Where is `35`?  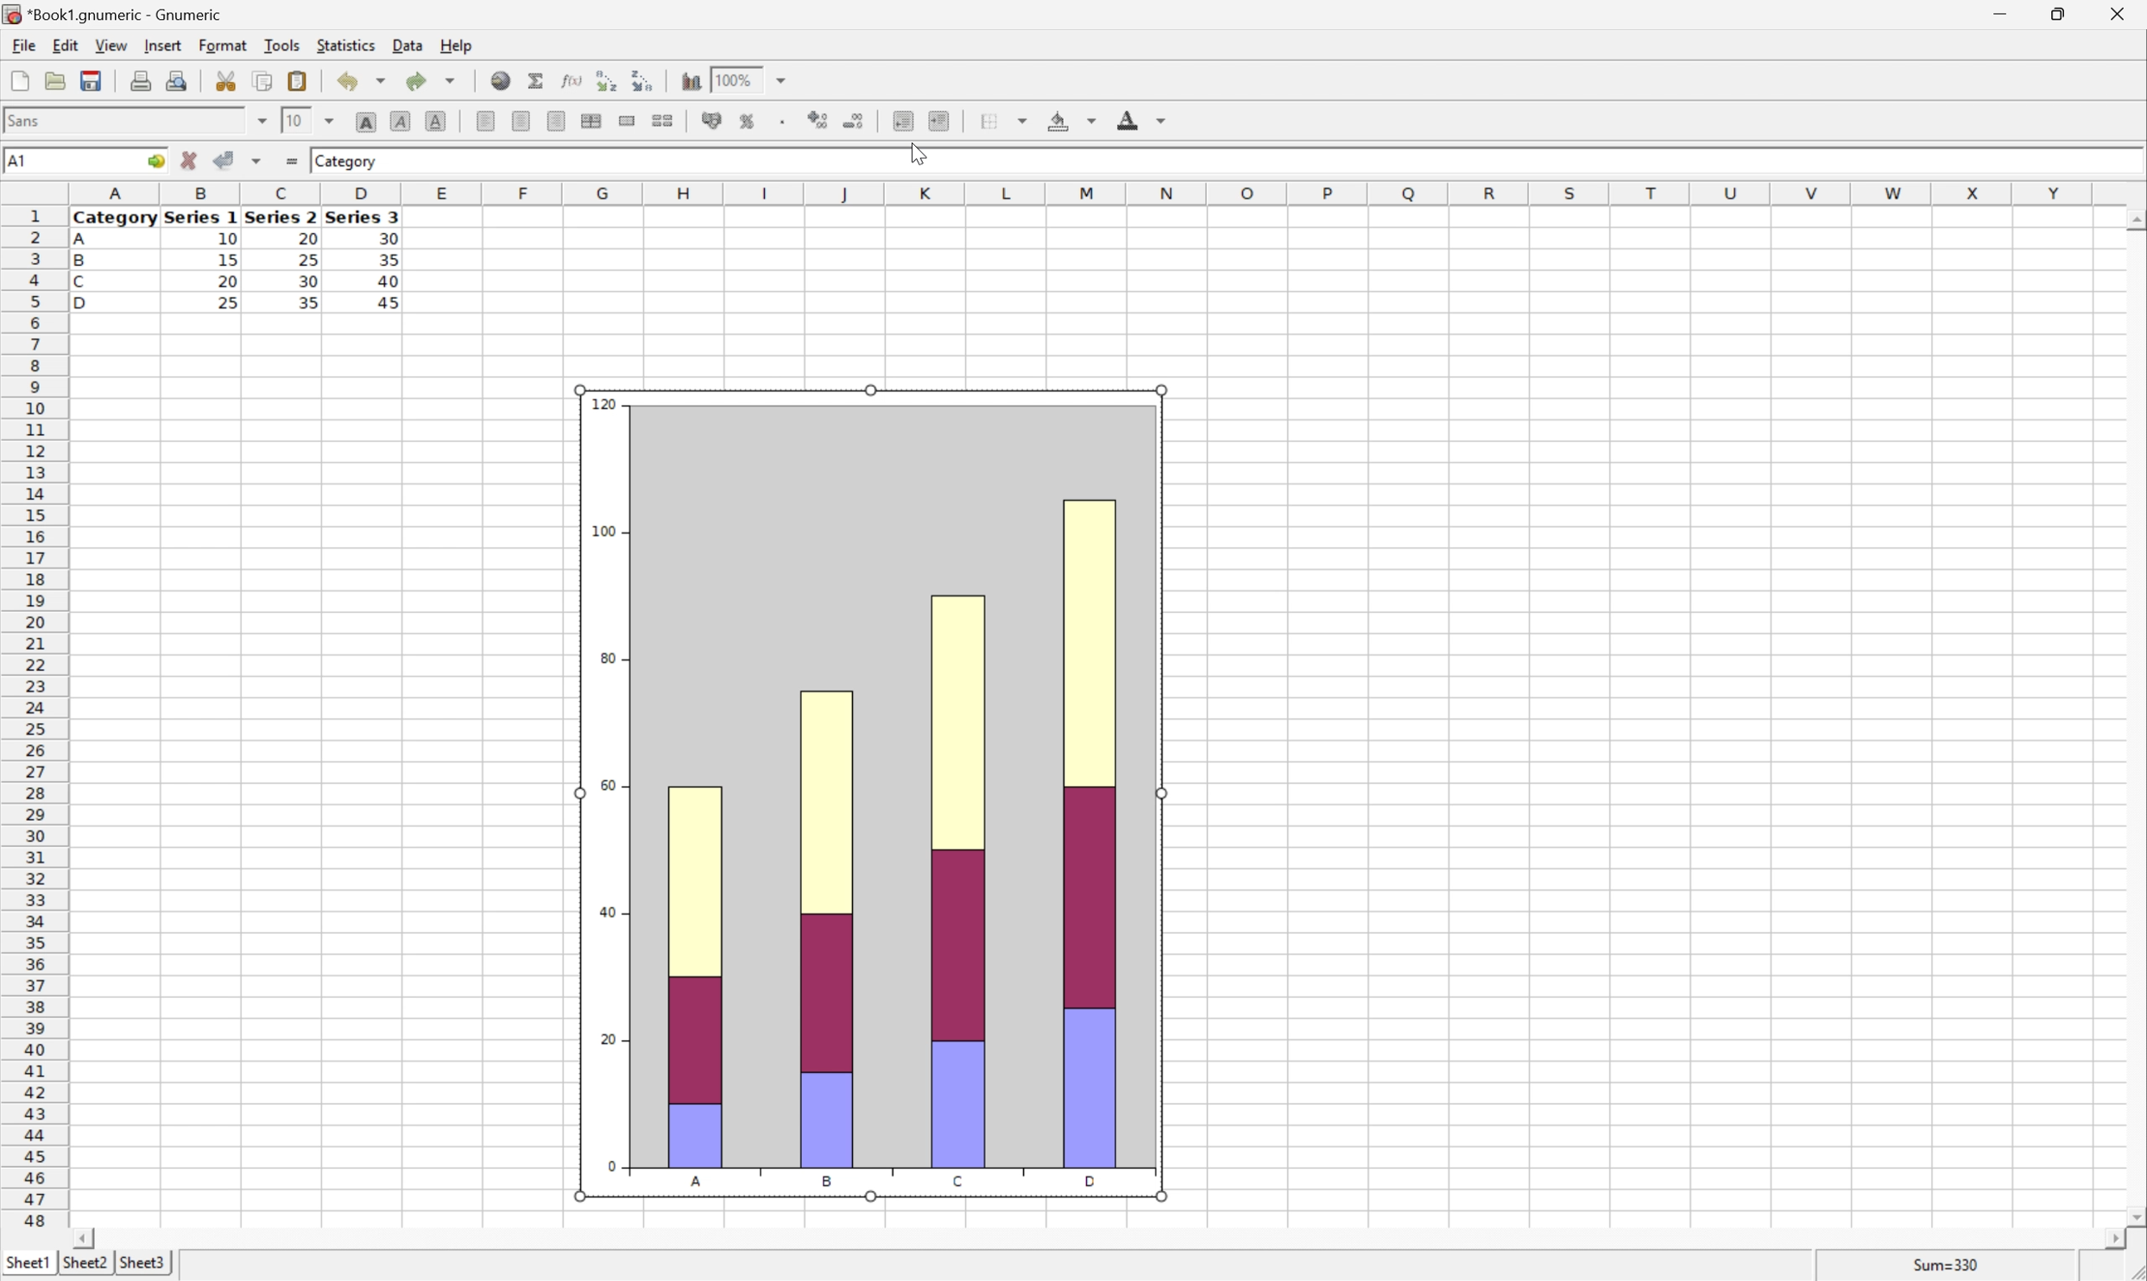
35 is located at coordinates (389, 259).